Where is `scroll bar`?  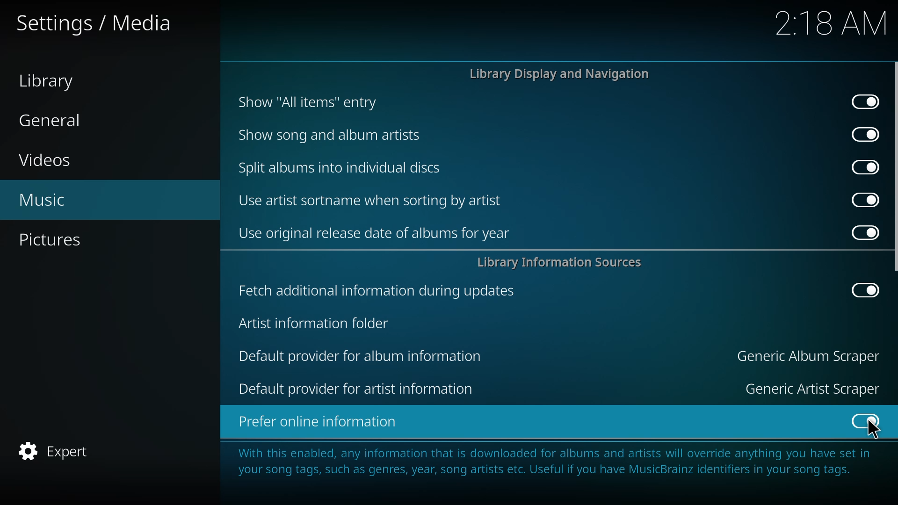 scroll bar is located at coordinates (896, 166).